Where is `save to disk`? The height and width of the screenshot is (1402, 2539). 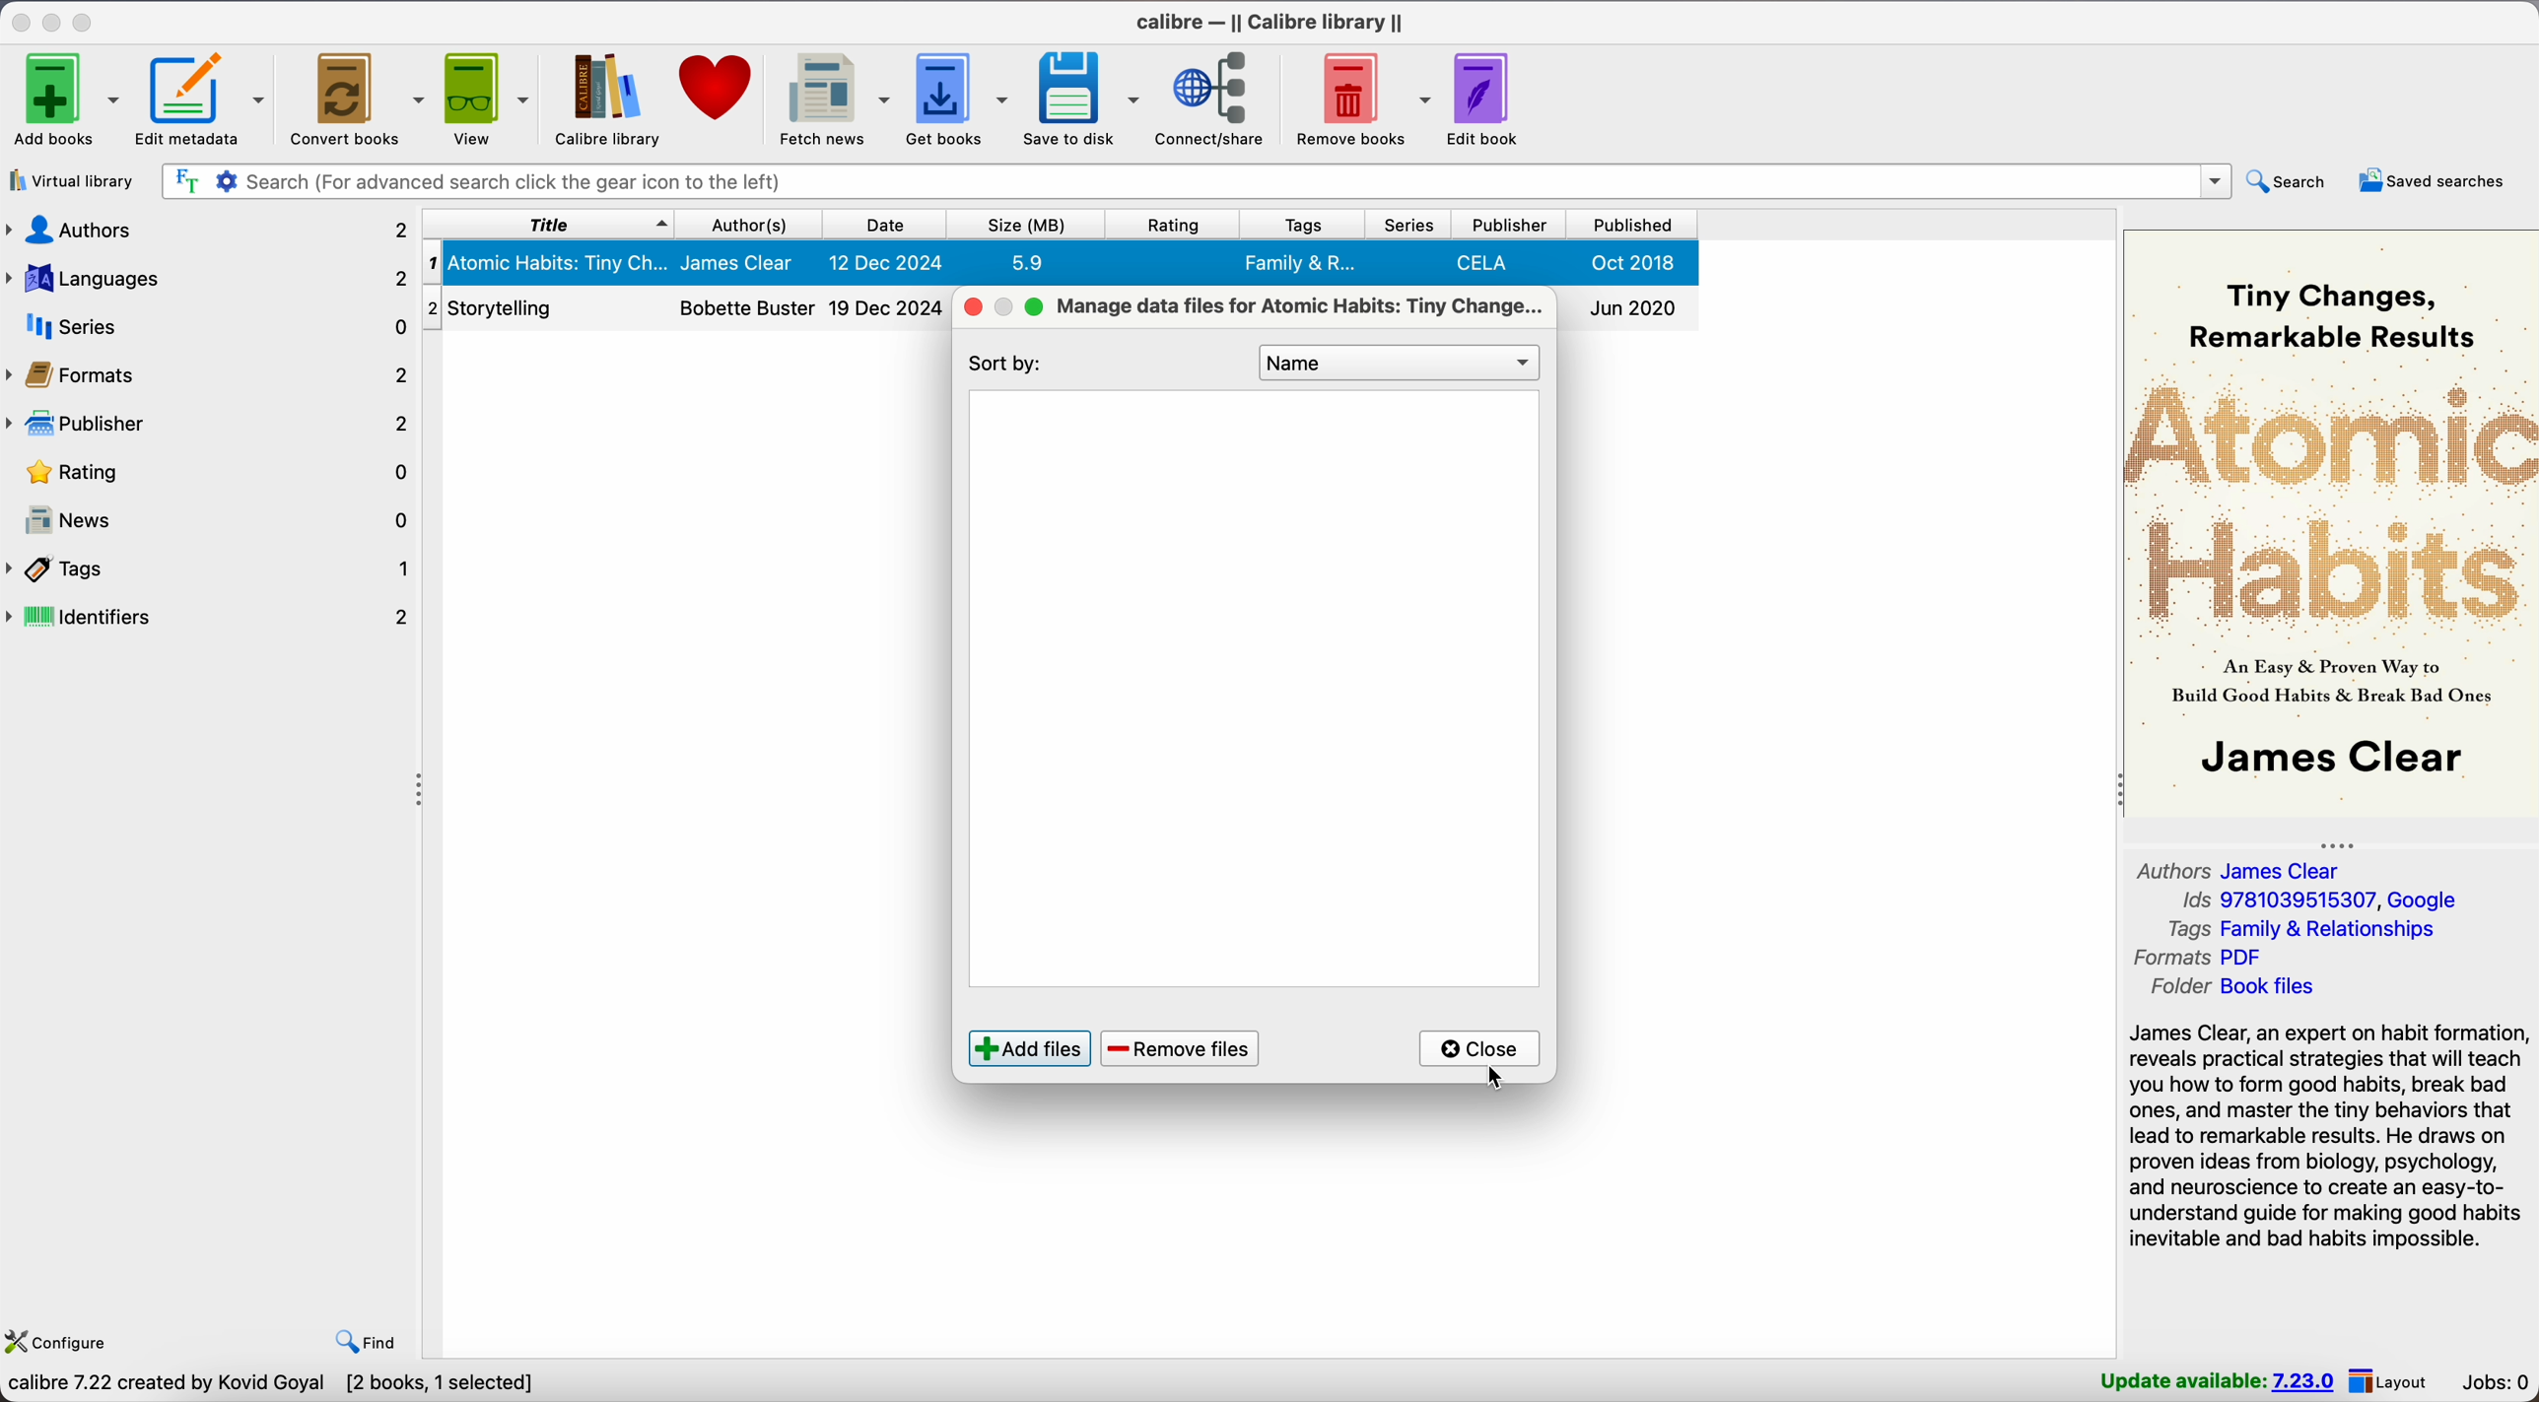
save to disk is located at coordinates (1082, 100).